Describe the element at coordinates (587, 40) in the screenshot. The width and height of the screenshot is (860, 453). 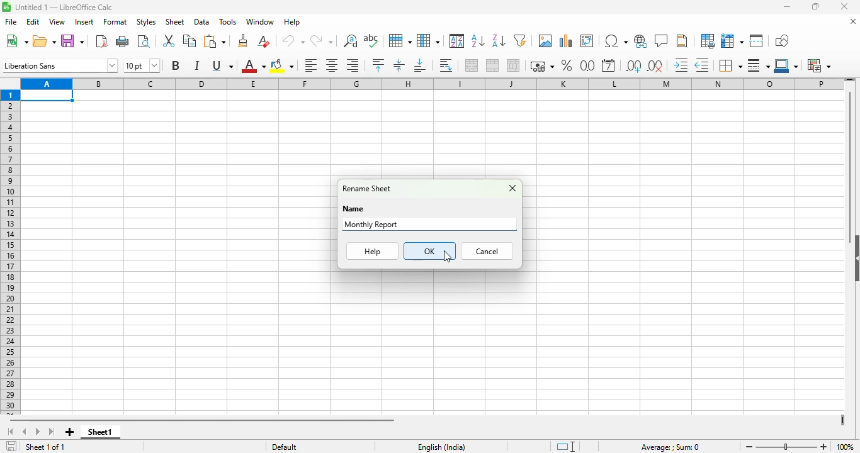
I see `insert or edit pivot table` at that location.